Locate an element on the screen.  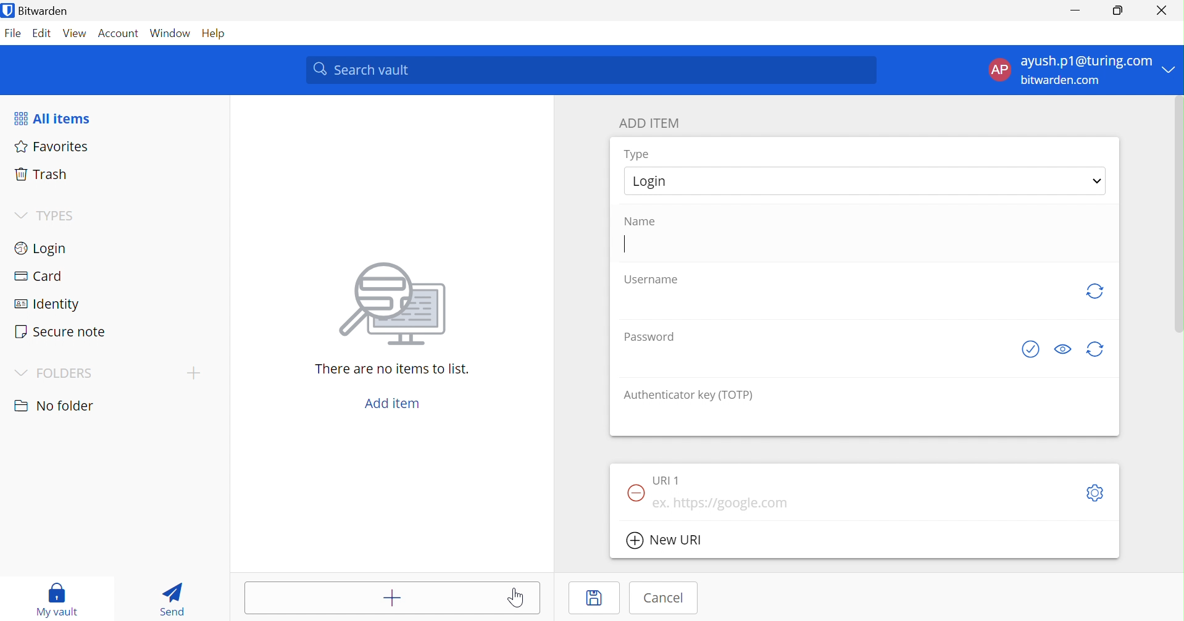
bitwarden.com is located at coordinates (1062, 81).